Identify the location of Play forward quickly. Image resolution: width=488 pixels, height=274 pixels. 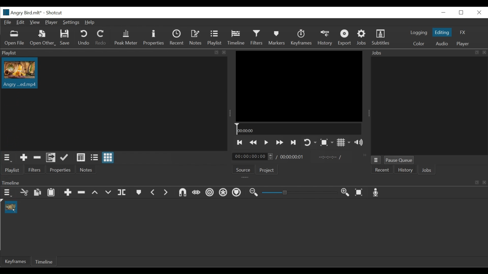
(280, 142).